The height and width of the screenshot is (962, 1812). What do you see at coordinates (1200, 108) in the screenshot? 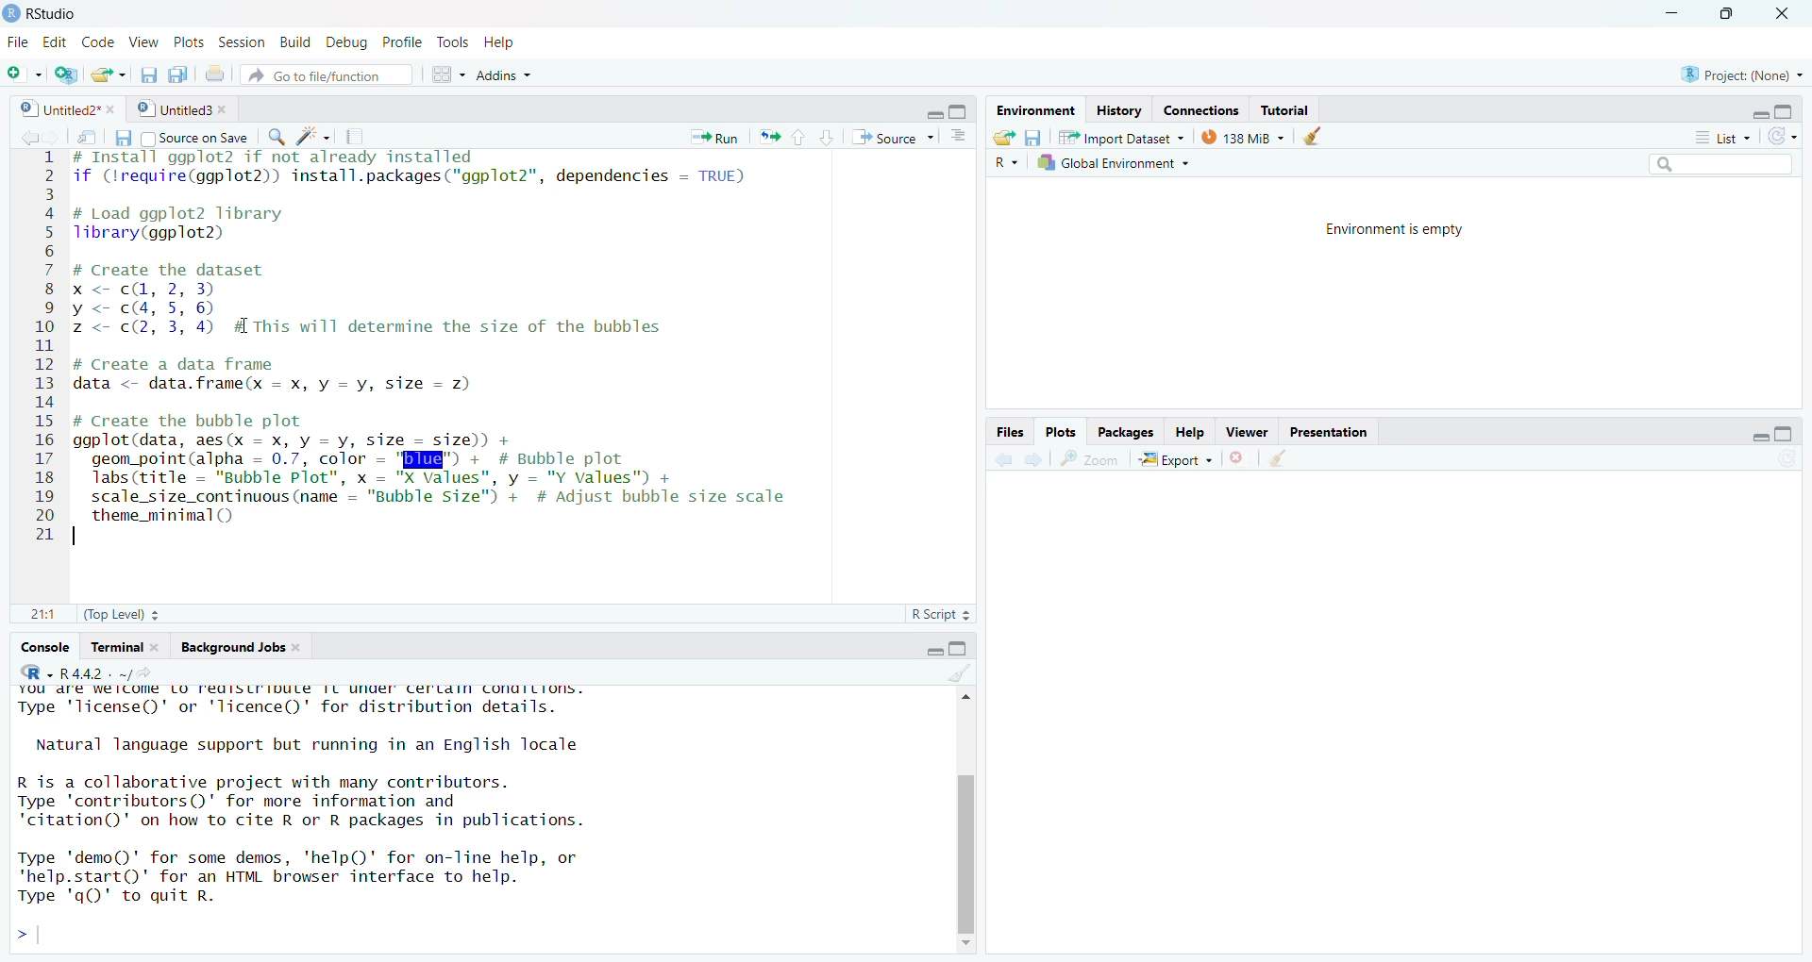
I see `Connections` at bounding box center [1200, 108].